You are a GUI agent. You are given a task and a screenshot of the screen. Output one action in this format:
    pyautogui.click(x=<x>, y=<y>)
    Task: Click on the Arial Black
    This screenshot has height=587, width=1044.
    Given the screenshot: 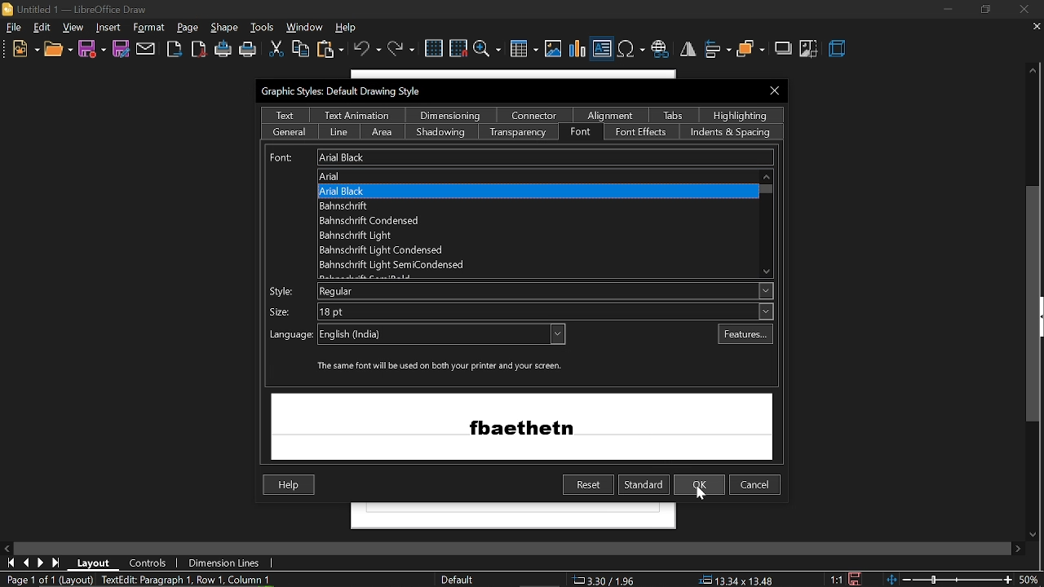 What is the action you would take?
    pyautogui.click(x=374, y=190)
    